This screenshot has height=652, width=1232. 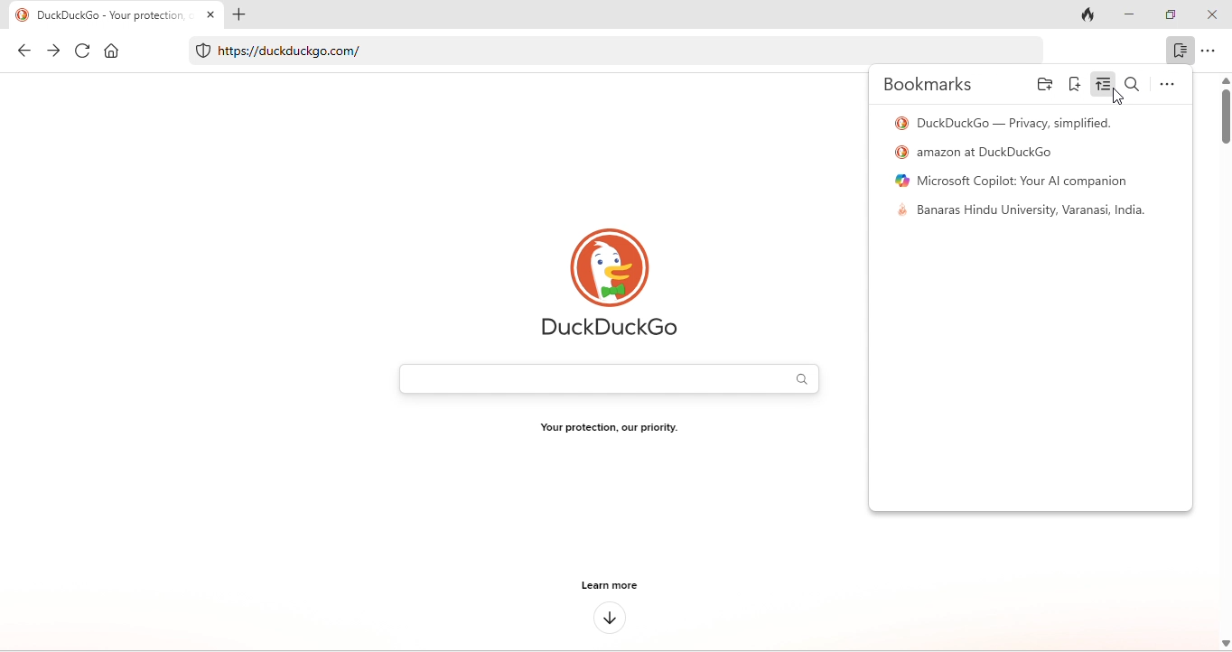 I want to click on amazon at duck duck go, so click(x=977, y=152).